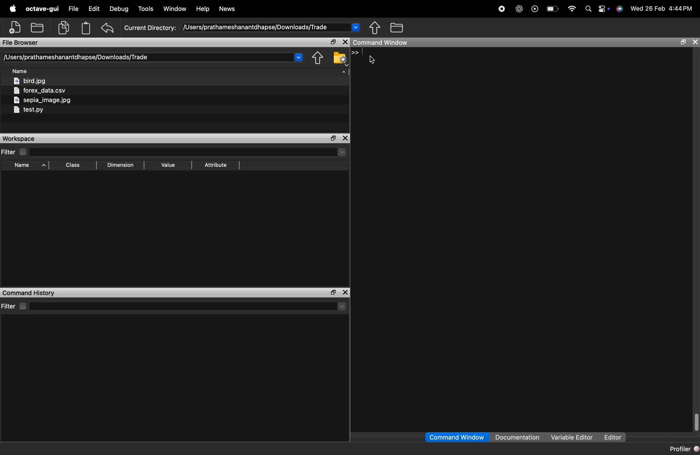  I want to click on support, so click(620, 9).